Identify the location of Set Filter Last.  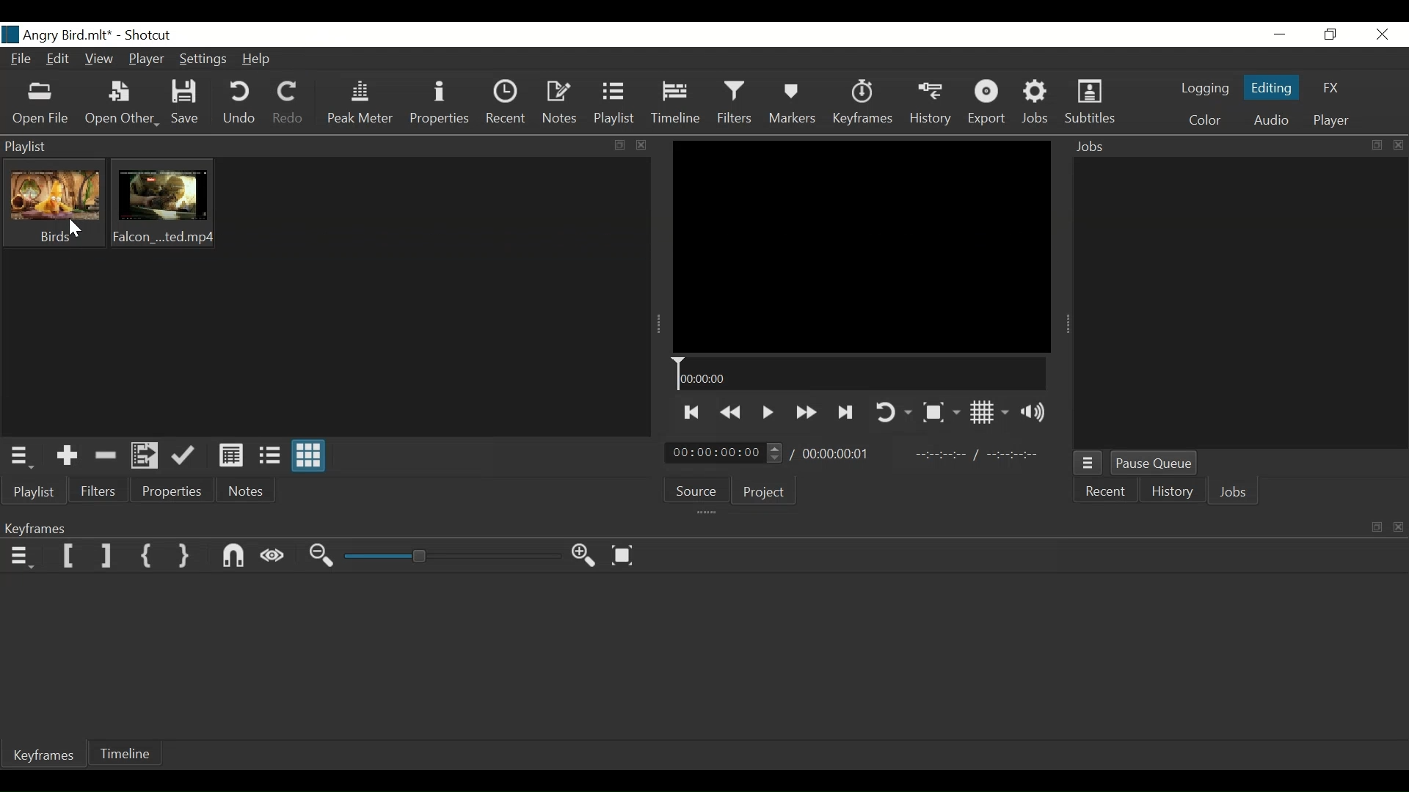
(108, 557).